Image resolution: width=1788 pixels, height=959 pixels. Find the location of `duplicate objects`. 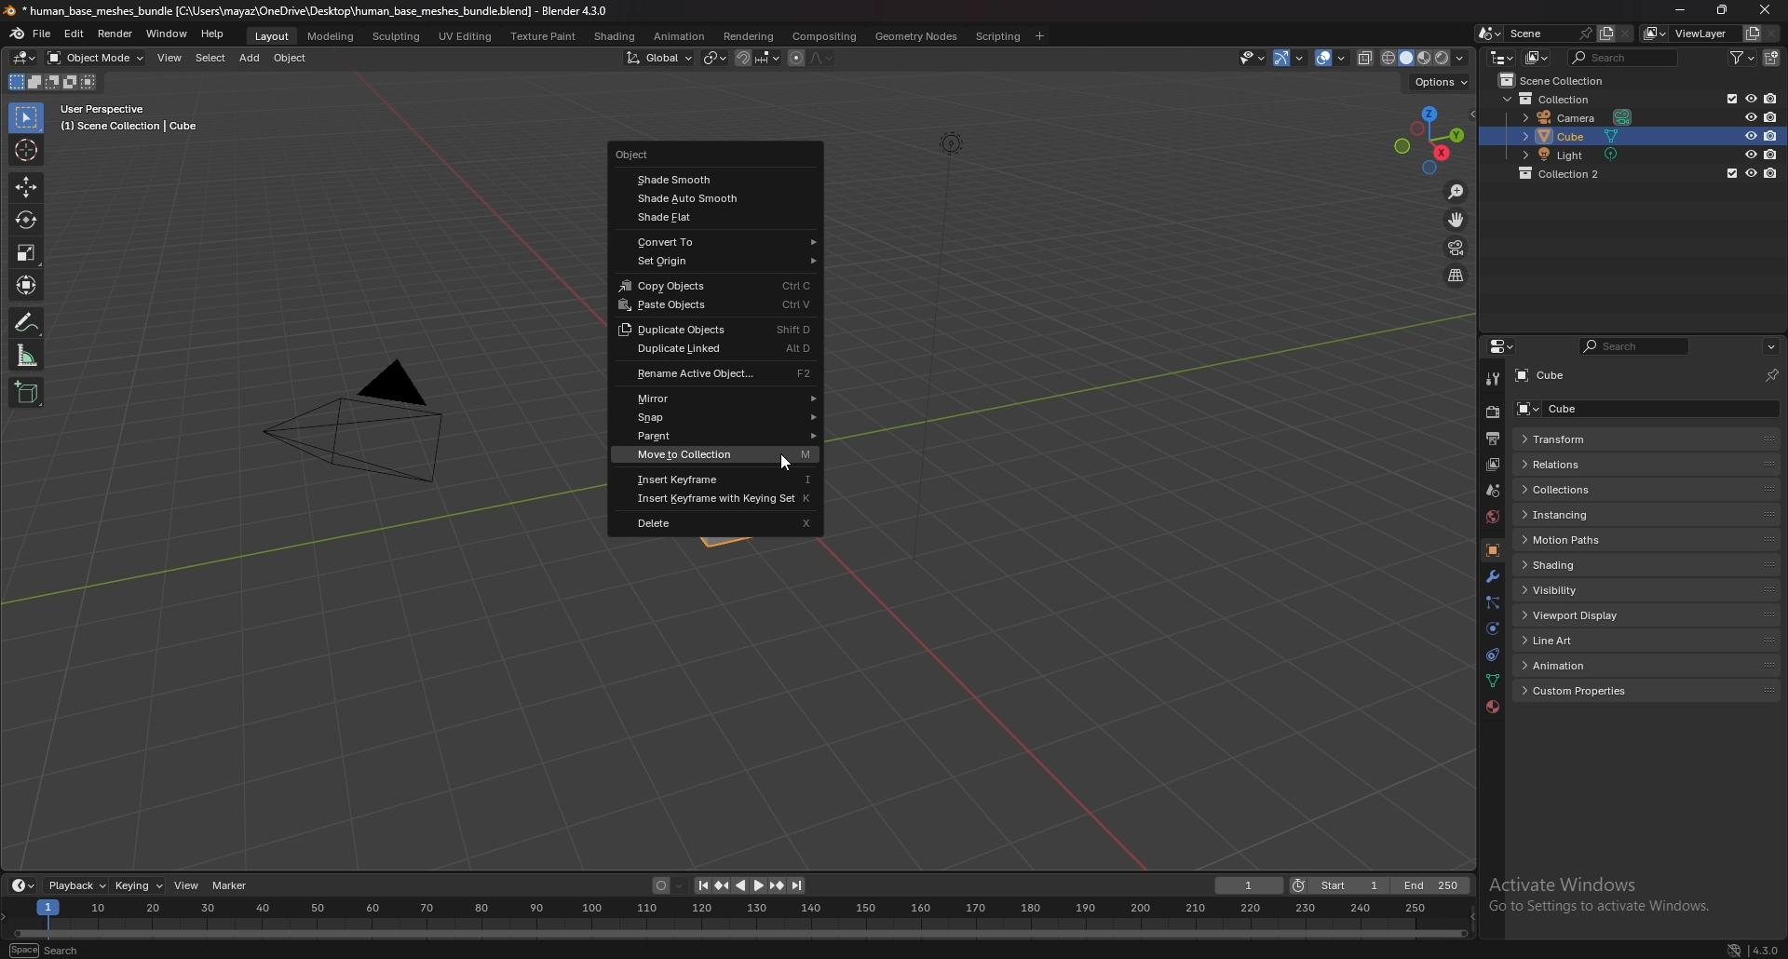

duplicate objects is located at coordinates (714, 330).